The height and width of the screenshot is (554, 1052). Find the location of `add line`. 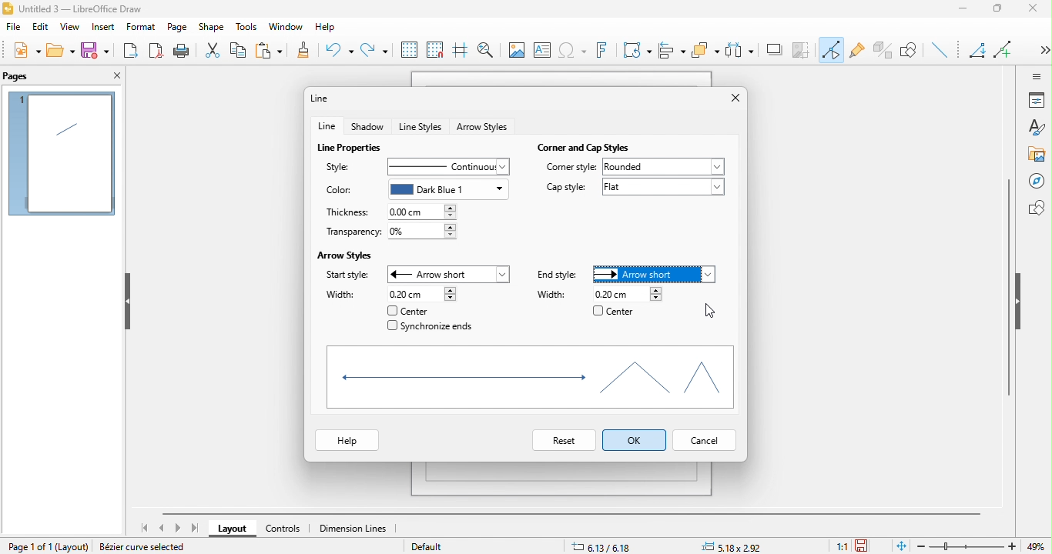

add line is located at coordinates (1007, 48).